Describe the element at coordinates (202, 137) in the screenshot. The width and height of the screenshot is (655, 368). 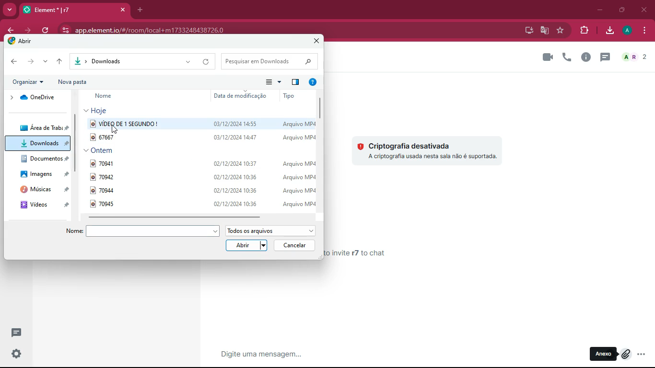
I see `67667 03/12/2024 arquivo mp4` at that location.